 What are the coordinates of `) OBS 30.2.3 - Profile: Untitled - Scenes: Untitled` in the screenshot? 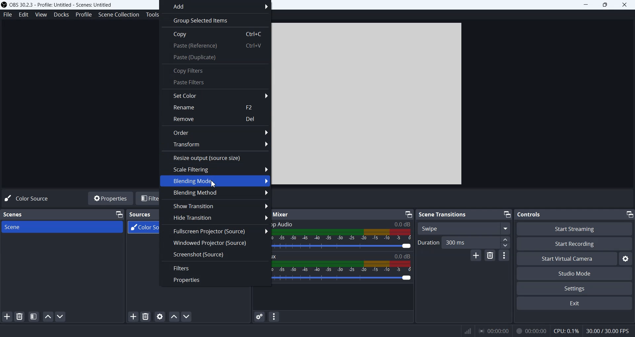 It's located at (60, 4).